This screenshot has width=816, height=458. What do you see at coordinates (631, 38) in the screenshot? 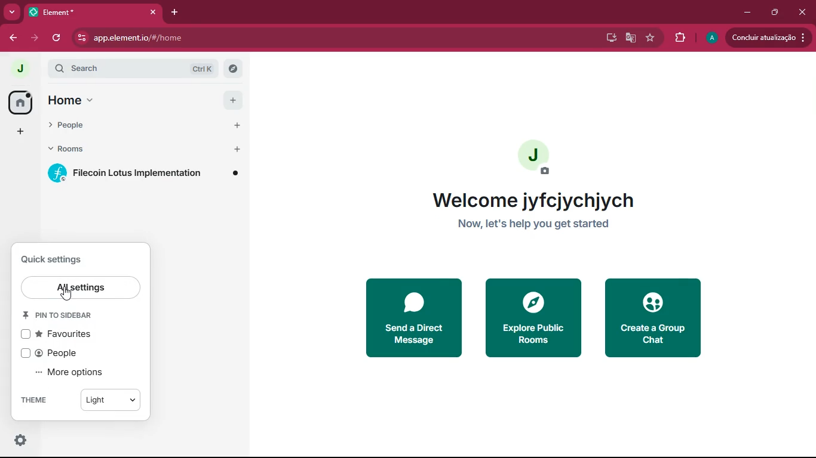
I see `google translate` at bounding box center [631, 38].